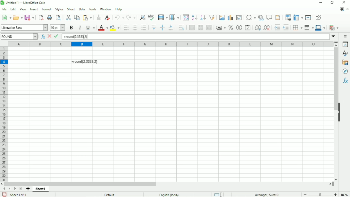 Image resolution: width=350 pixels, height=197 pixels. I want to click on Style, so click(59, 9).